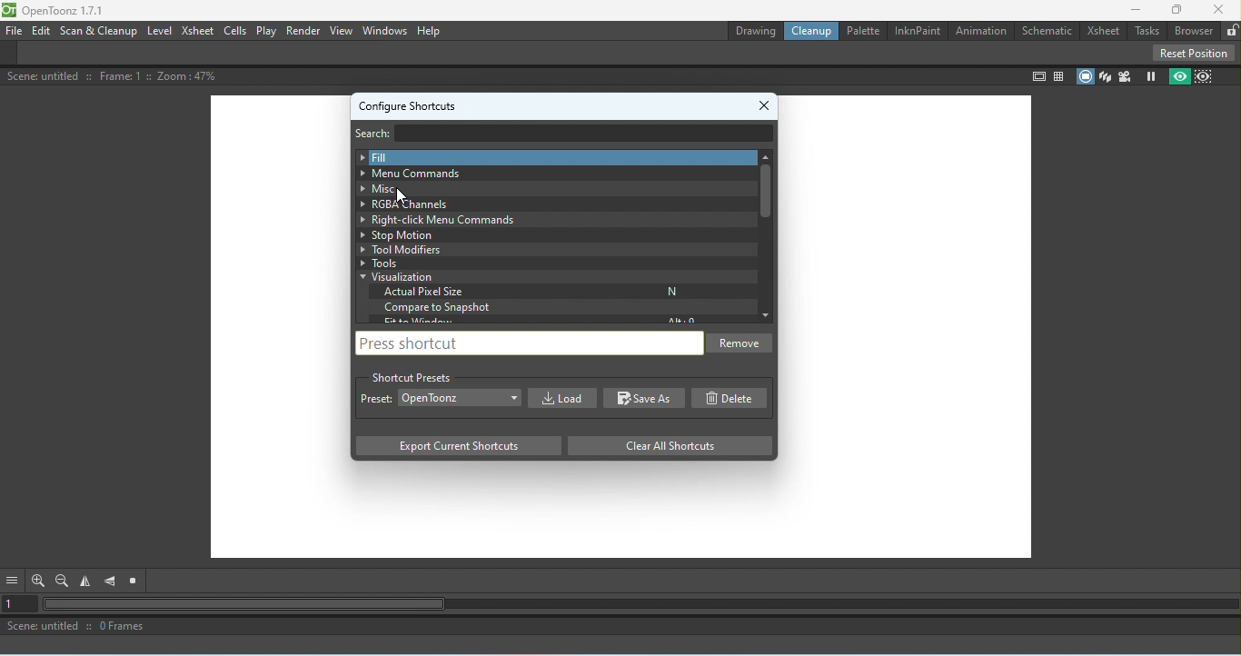  What do you see at coordinates (620, 628) in the screenshot?
I see `Scene: untitled :: 0 Frames` at bounding box center [620, 628].